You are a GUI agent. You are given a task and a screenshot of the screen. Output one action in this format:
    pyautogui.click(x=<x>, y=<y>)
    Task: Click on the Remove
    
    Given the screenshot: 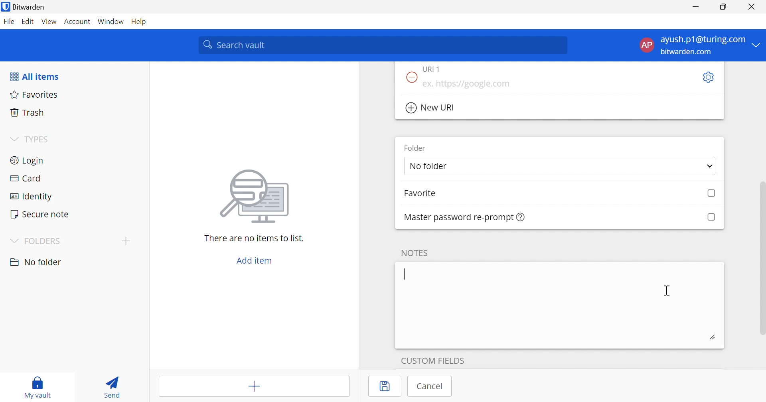 What is the action you would take?
    pyautogui.click(x=410, y=78)
    